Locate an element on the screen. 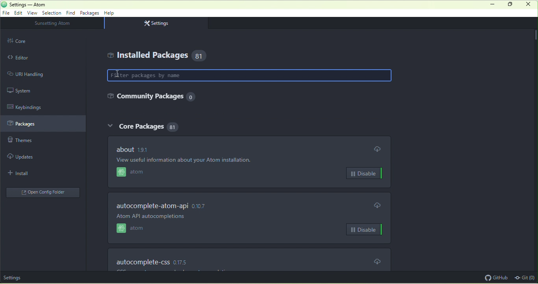 The width and height of the screenshot is (538, 284). atom is located at coordinates (140, 229).